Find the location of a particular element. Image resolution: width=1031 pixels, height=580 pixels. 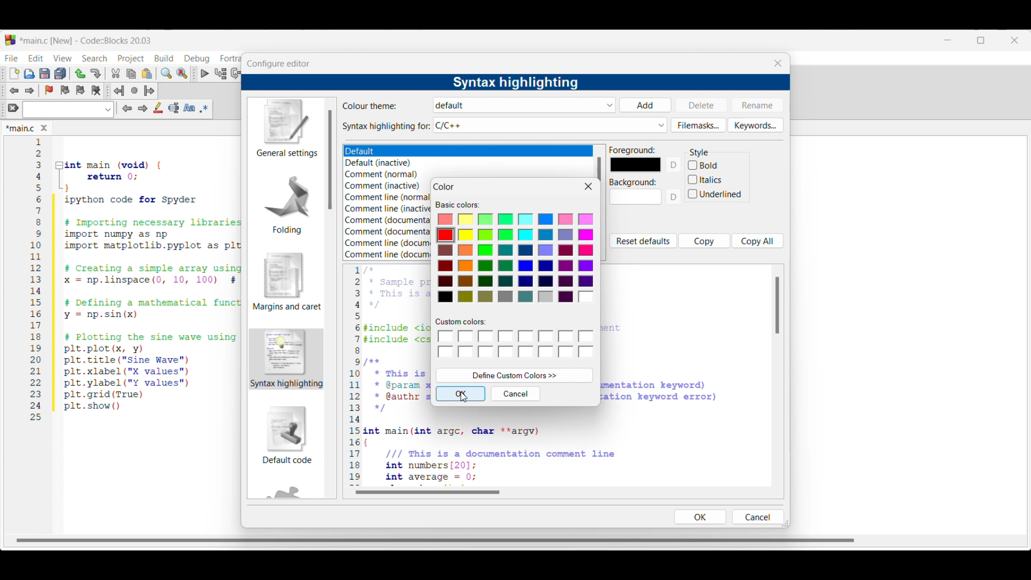

Change tab dimension is located at coordinates (981, 40).